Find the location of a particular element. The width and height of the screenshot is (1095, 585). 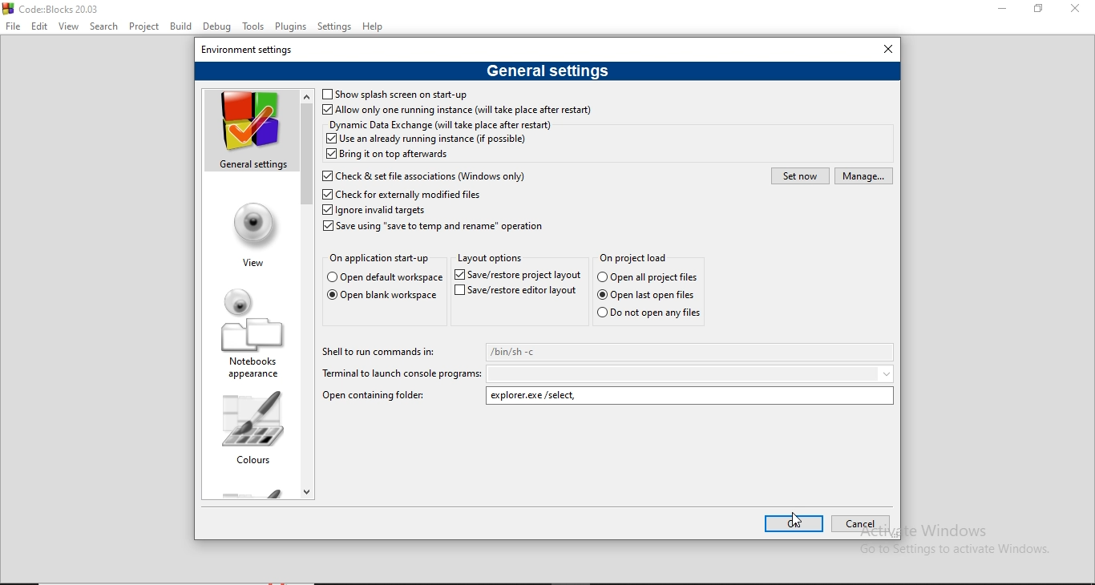

notebooks appearance is located at coordinates (248, 333).